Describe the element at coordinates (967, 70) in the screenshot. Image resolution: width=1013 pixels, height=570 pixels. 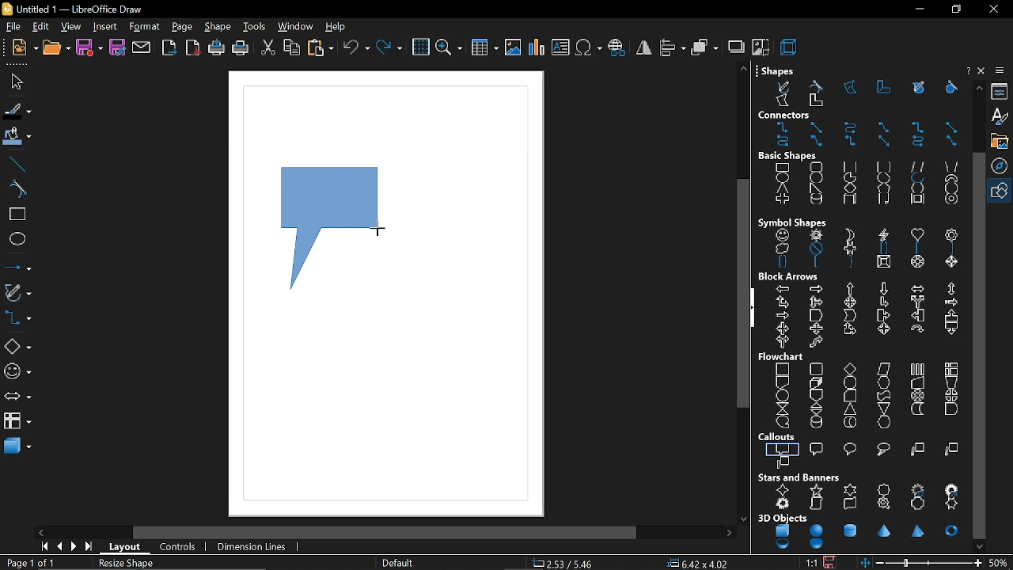
I see `help` at that location.